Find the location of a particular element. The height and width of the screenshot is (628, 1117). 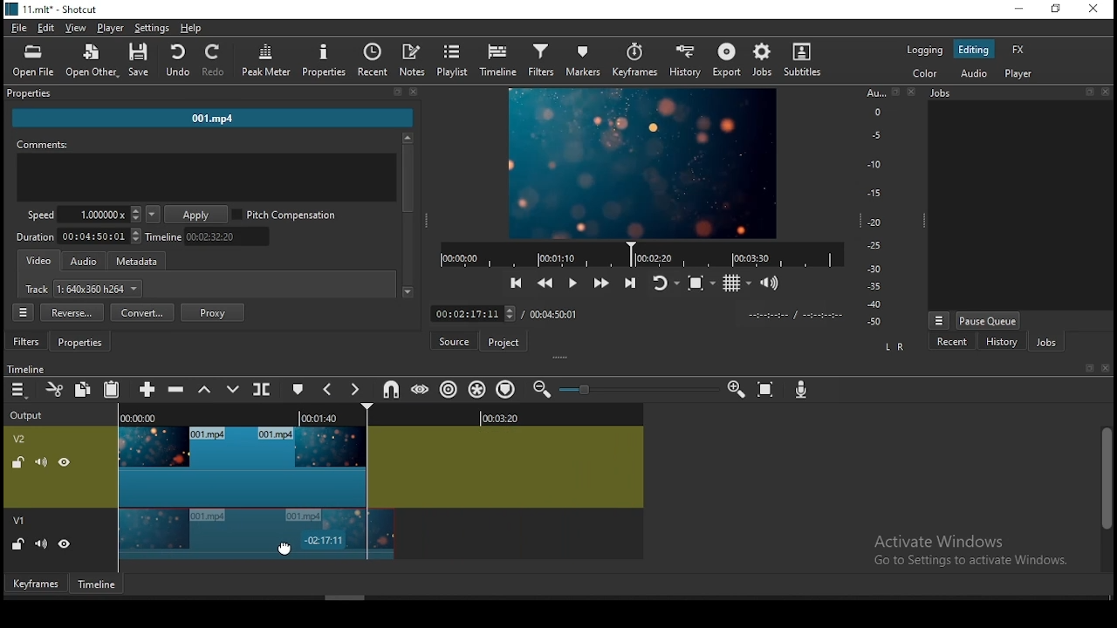

timeline is located at coordinates (99, 584).